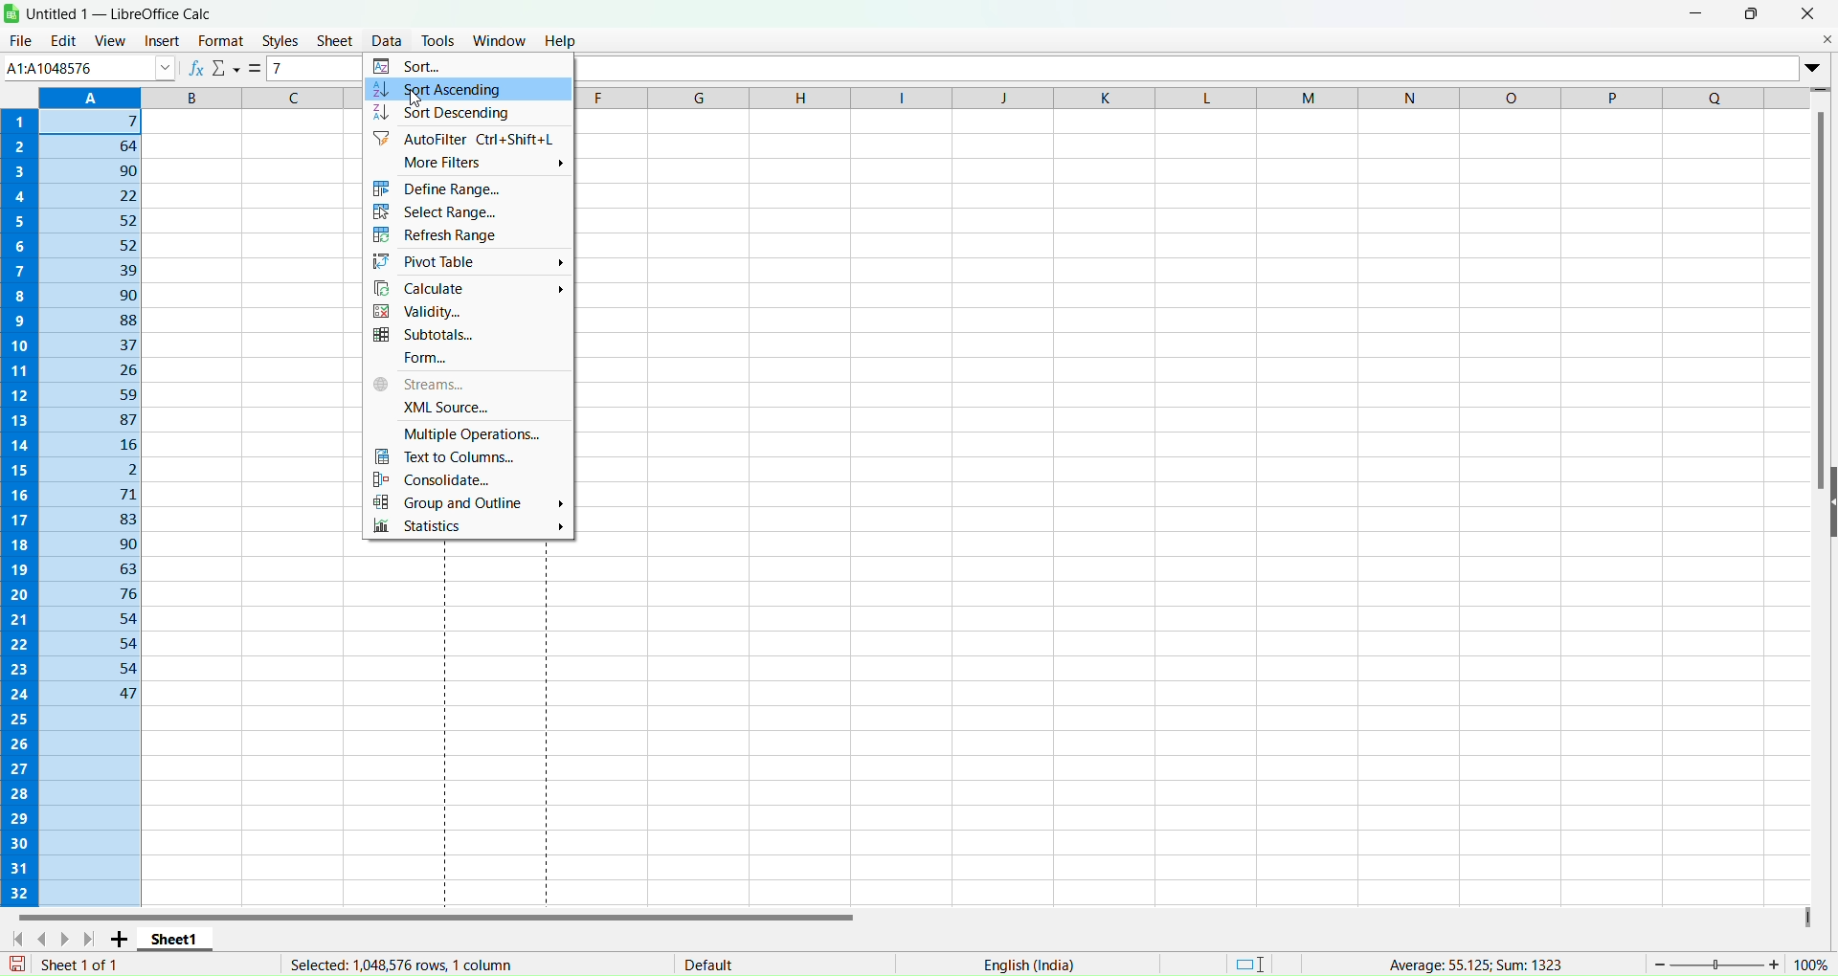  Describe the element at coordinates (464, 189) in the screenshot. I see `Define Range` at that location.